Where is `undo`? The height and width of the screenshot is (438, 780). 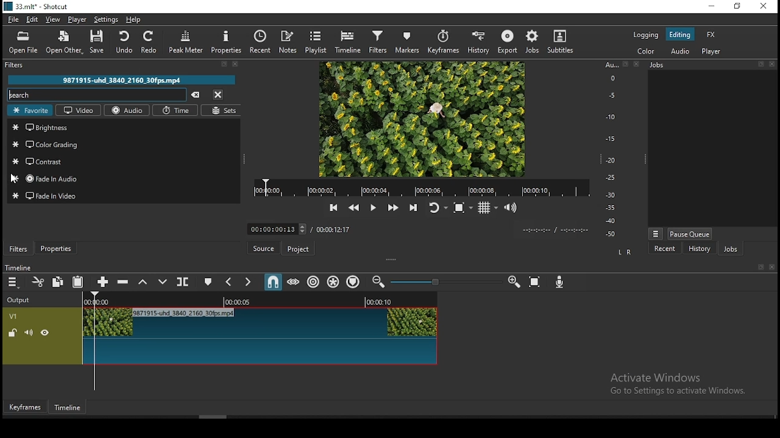
undo is located at coordinates (123, 44).